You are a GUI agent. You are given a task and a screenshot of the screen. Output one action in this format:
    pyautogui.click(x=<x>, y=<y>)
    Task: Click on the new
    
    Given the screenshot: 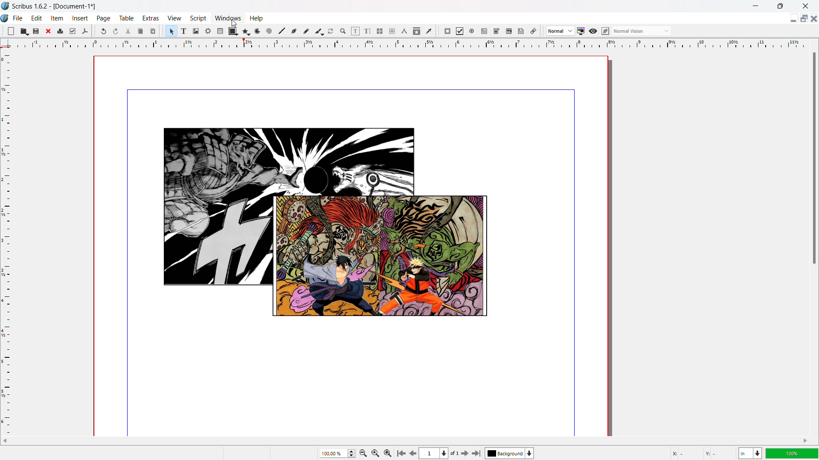 What is the action you would take?
    pyautogui.click(x=11, y=31)
    